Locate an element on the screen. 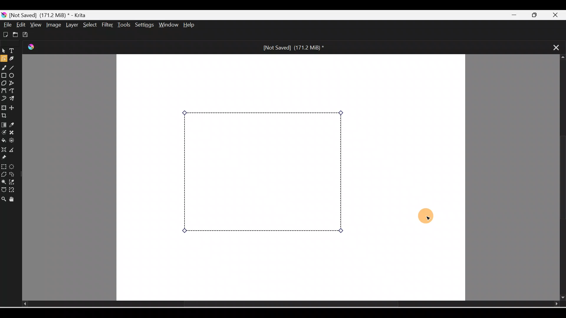 The width and height of the screenshot is (566, 318). Move a layer is located at coordinates (14, 108).